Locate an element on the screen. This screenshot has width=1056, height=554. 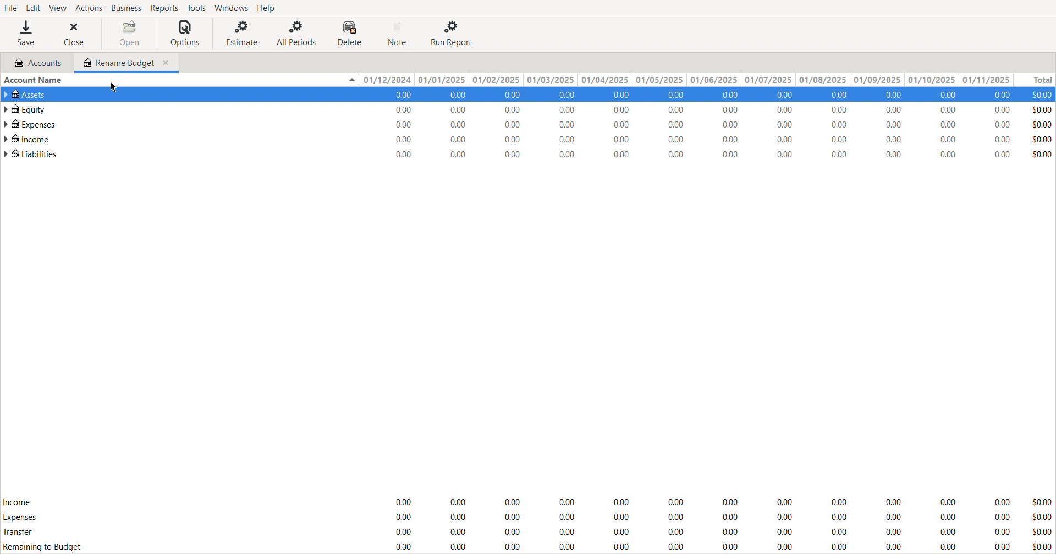
Dates is located at coordinates (684, 80).